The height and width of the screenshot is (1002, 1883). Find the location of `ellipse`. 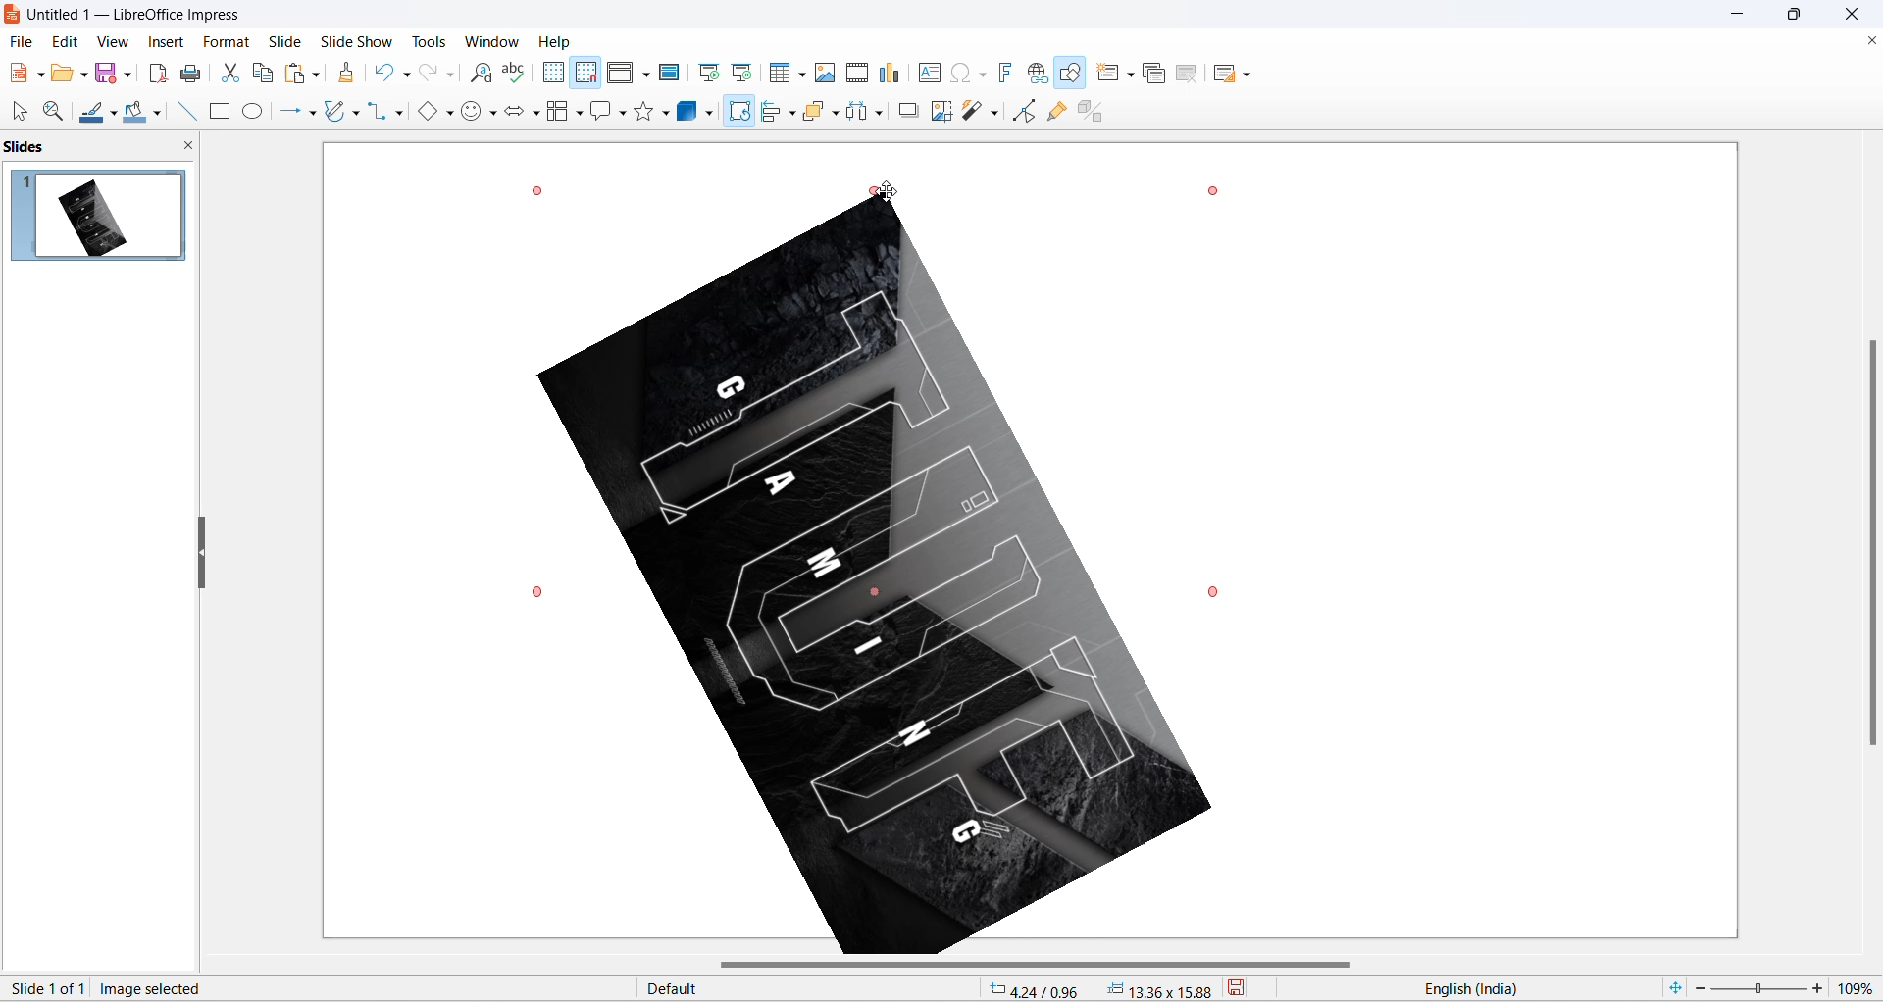

ellipse is located at coordinates (255, 111).